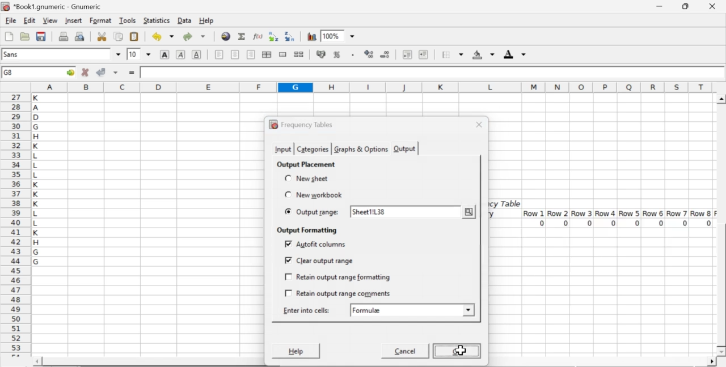 The image size is (726, 367). I want to click on undo, so click(162, 37).